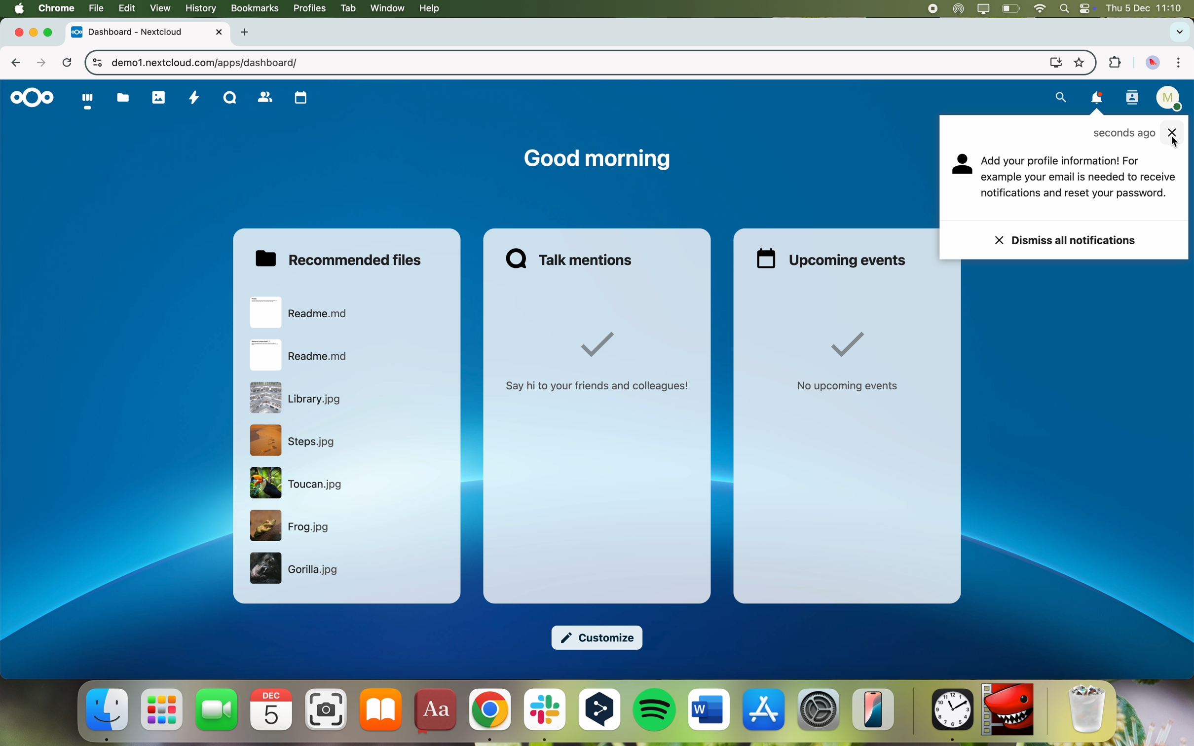 The width and height of the screenshot is (1194, 746). I want to click on customize button, so click(599, 639).